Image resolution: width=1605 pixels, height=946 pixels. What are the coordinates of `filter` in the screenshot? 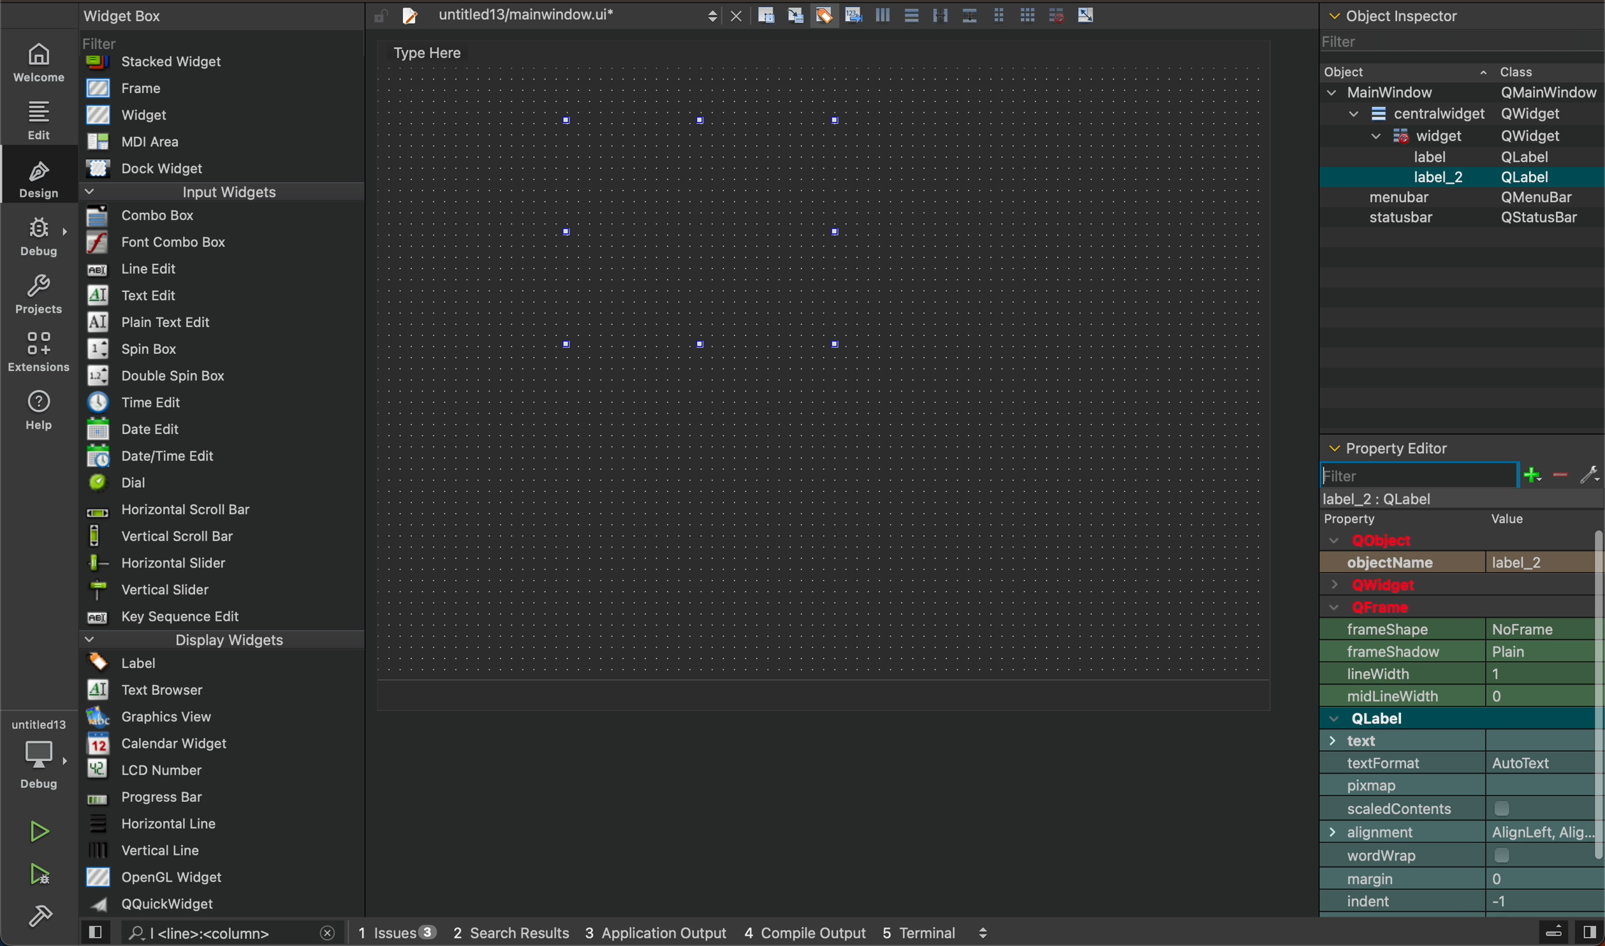 It's located at (1418, 474).